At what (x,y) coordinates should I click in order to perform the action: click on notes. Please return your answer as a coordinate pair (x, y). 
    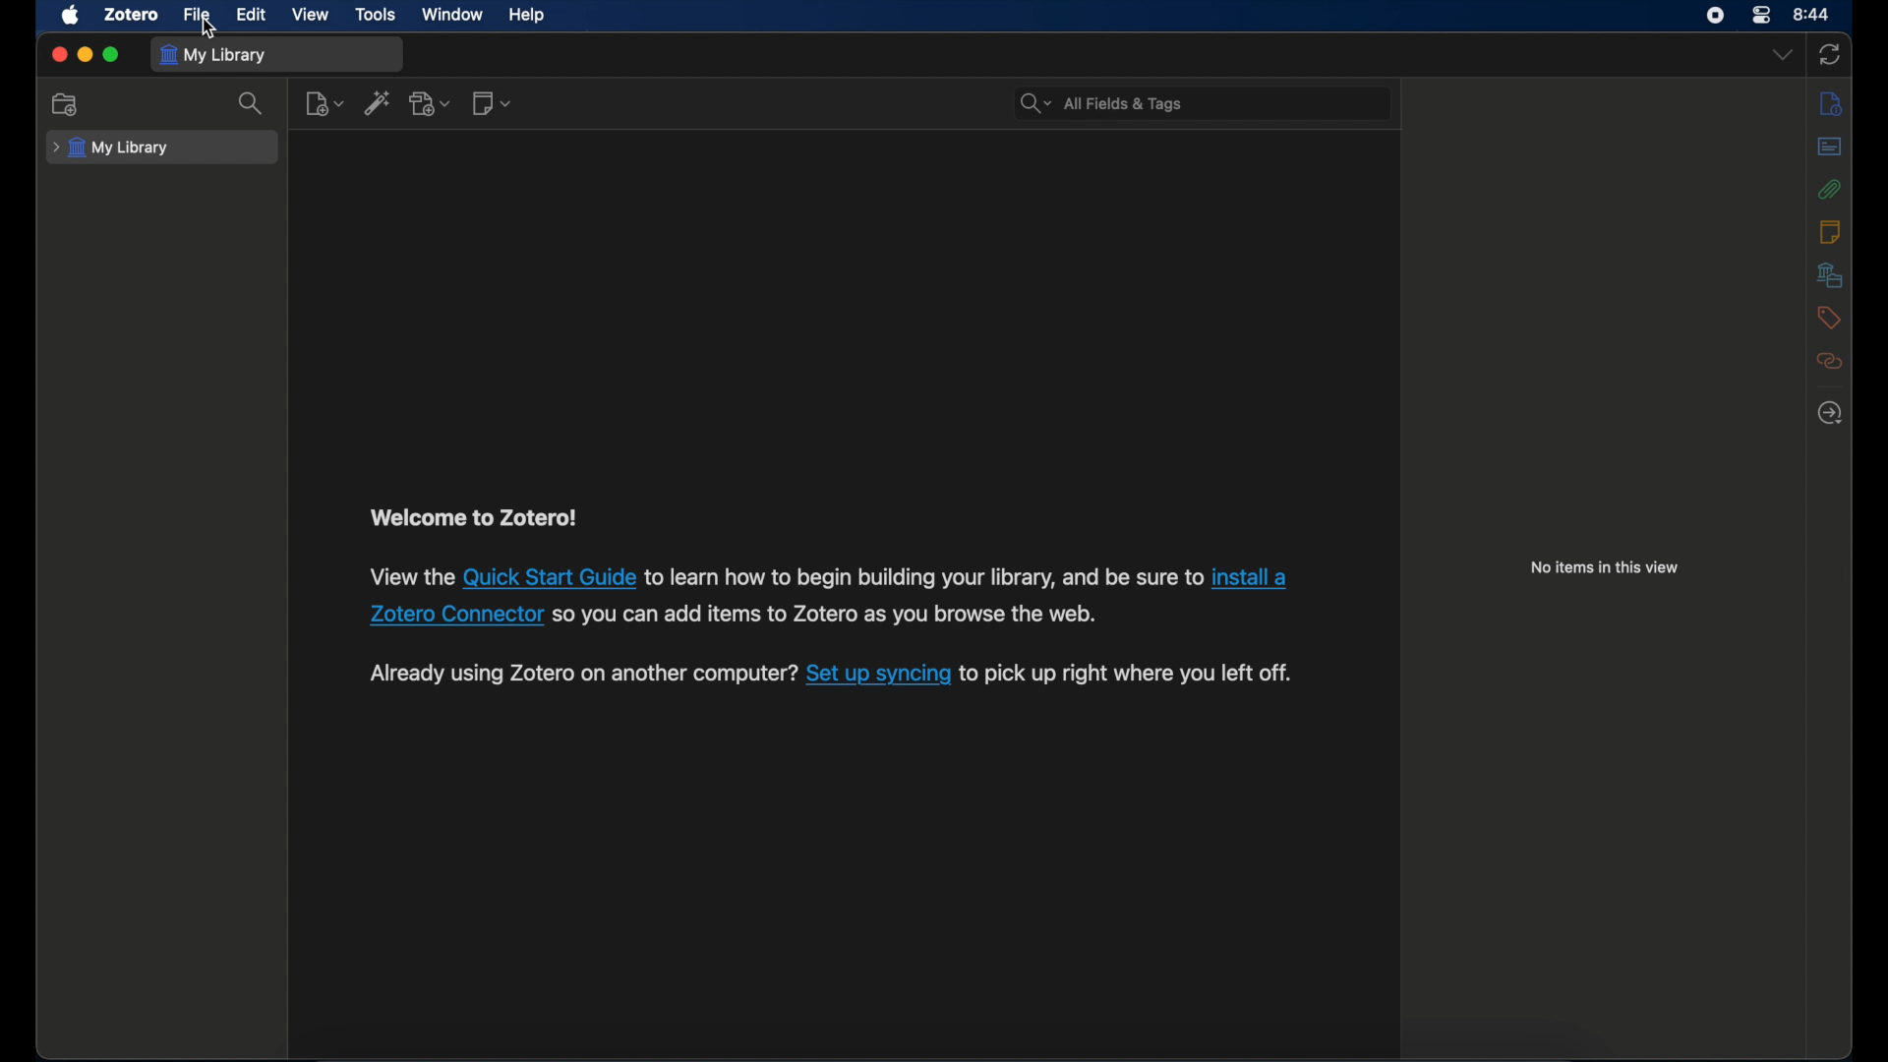
    Looking at the image, I should click on (1827, 231).